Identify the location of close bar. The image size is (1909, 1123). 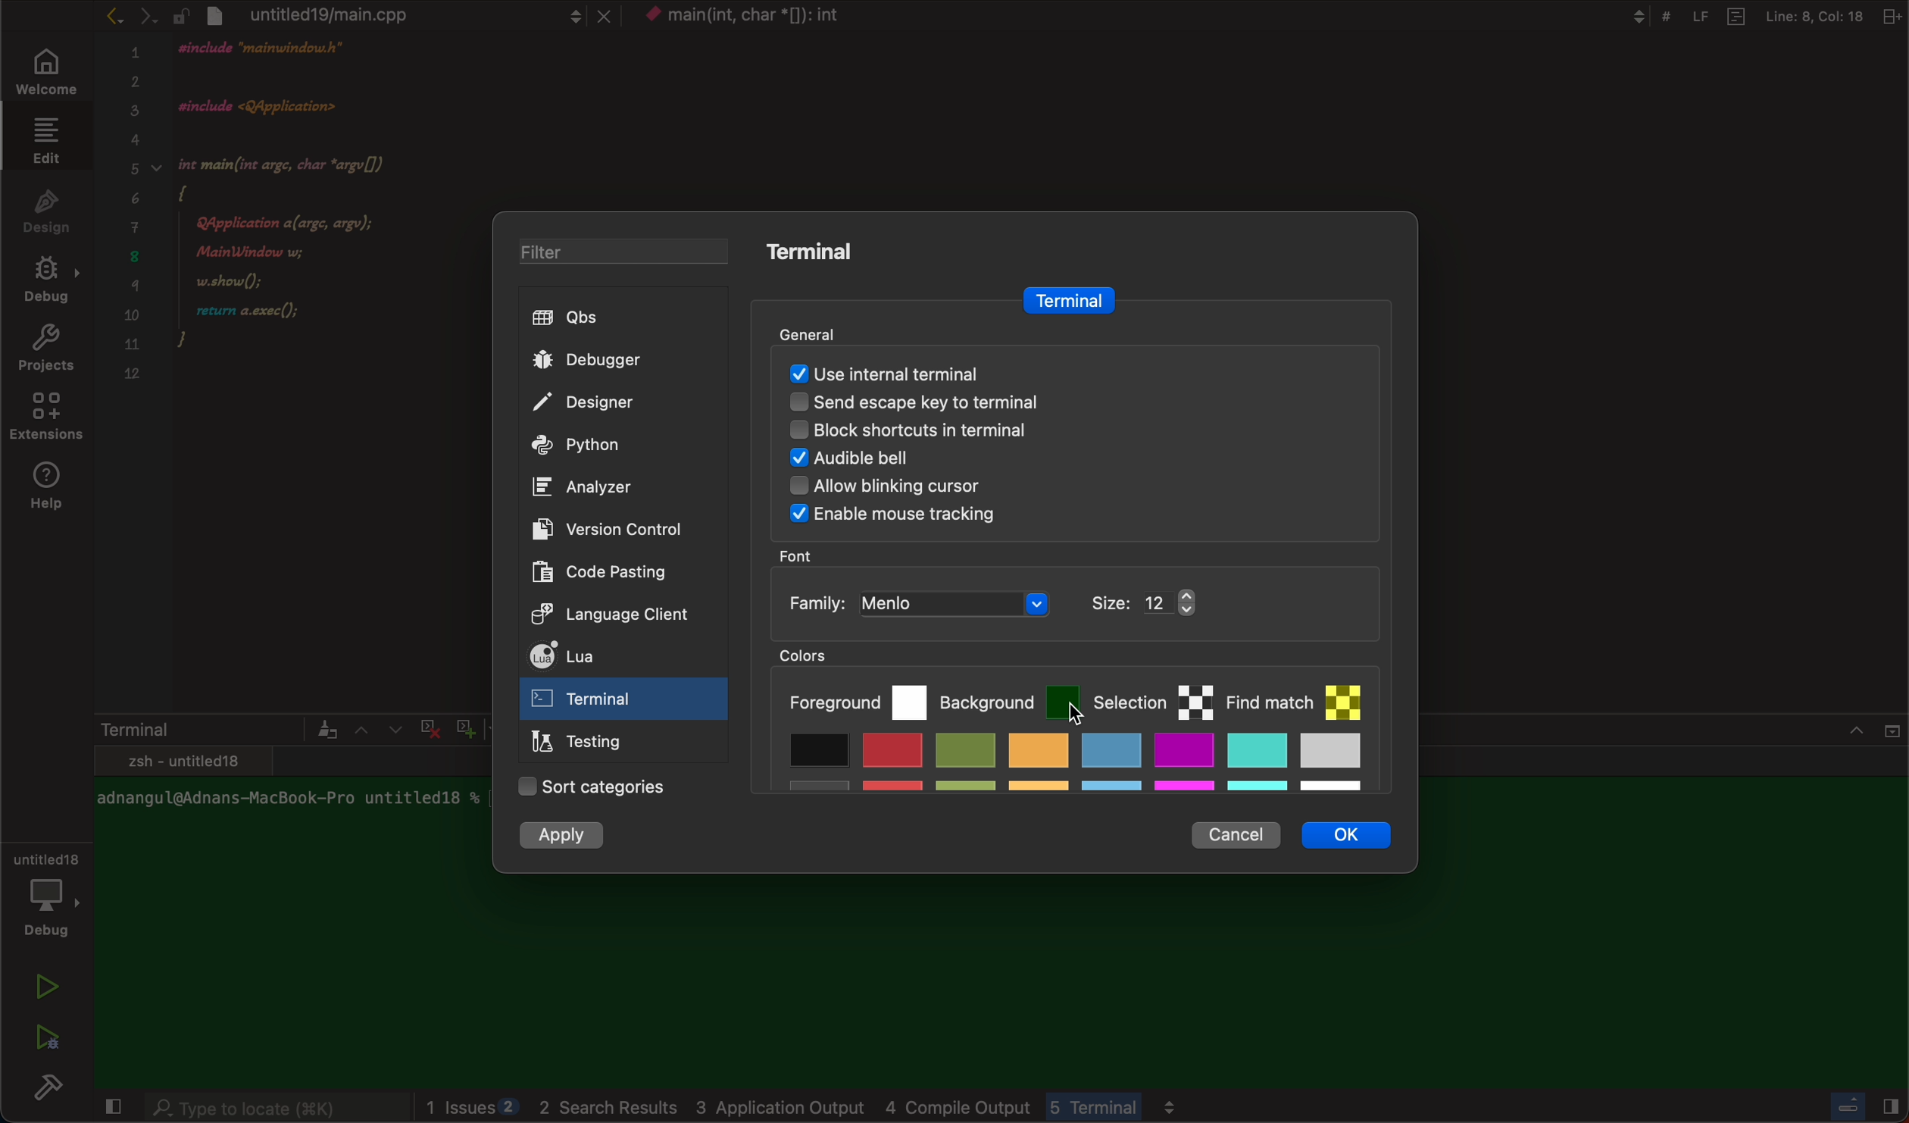
(1856, 1103).